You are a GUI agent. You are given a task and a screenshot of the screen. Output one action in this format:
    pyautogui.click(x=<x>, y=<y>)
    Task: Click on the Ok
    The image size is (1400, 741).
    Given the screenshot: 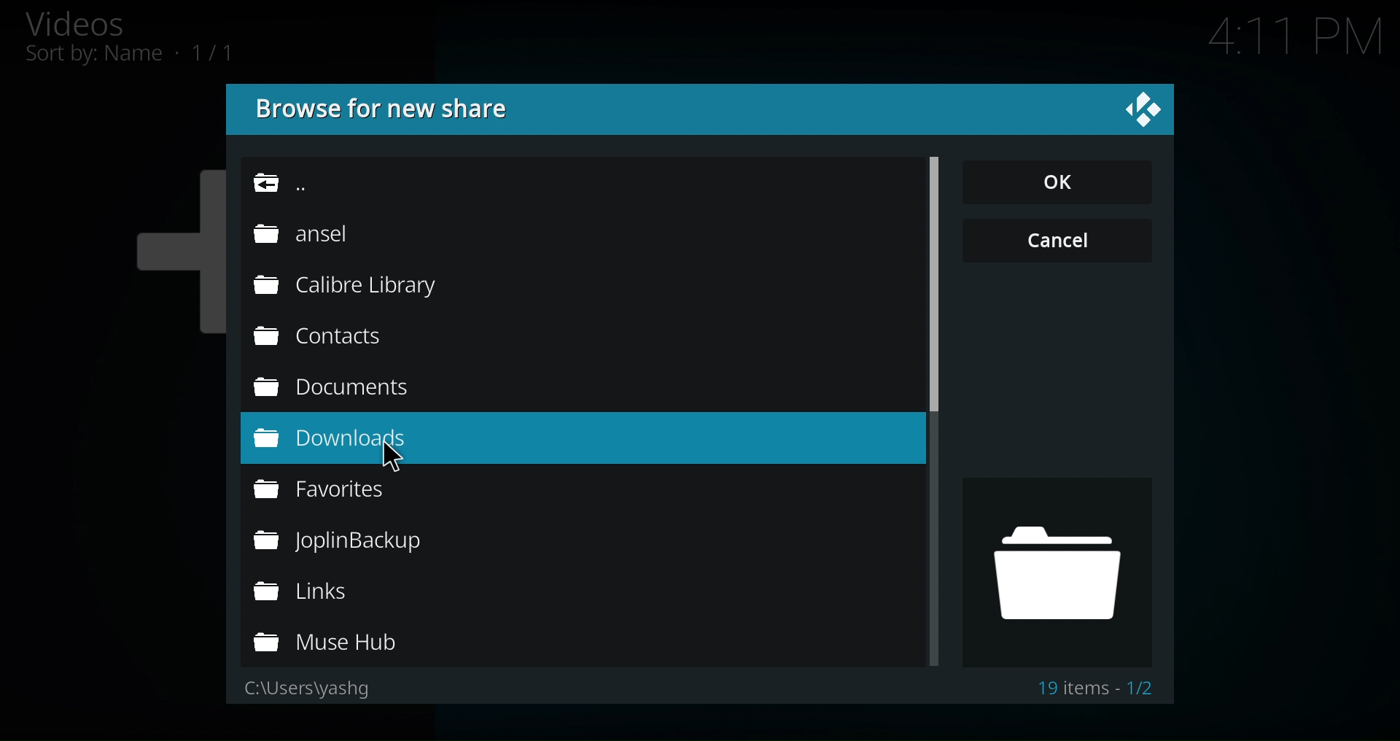 What is the action you would take?
    pyautogui.click(x=1059, y=184)
    